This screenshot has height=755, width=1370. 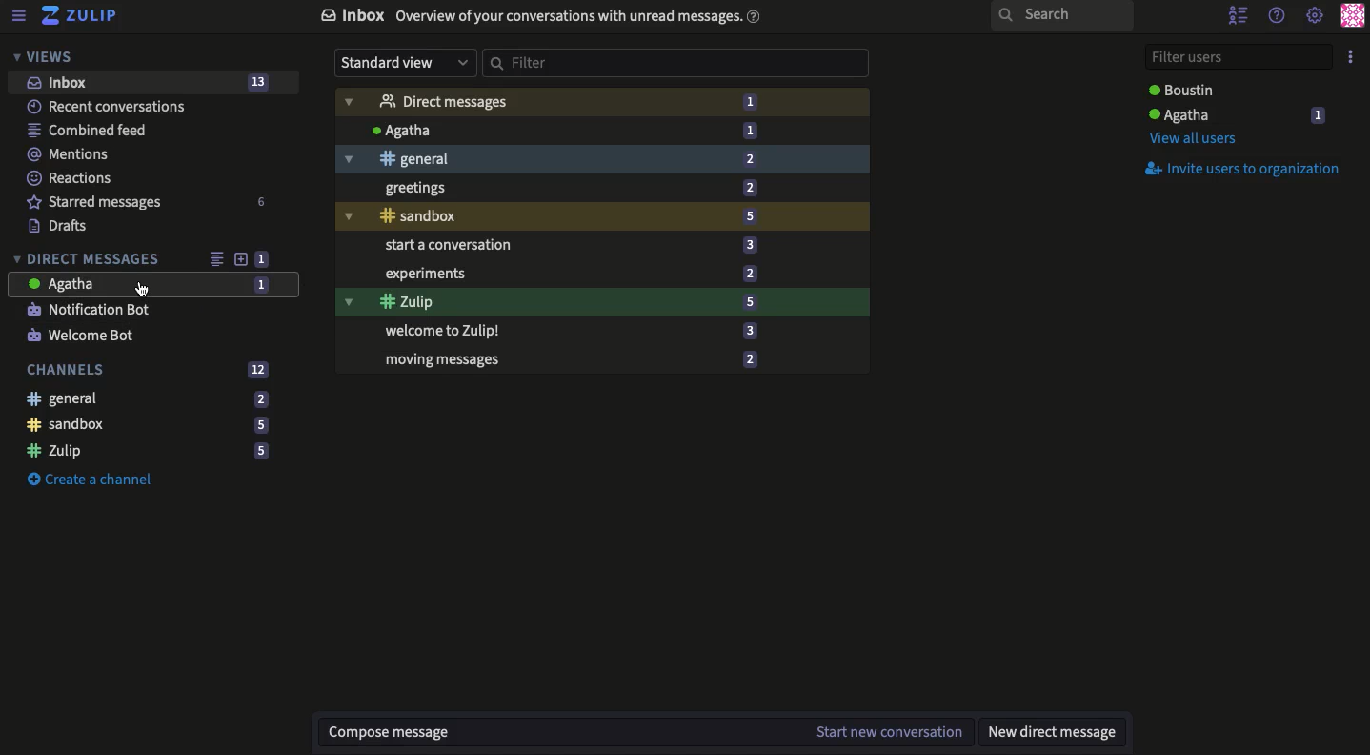 What do you see at coordinates (1352, 55) in the screenshot?
I see `More options` at bounding box center [1352, 55].